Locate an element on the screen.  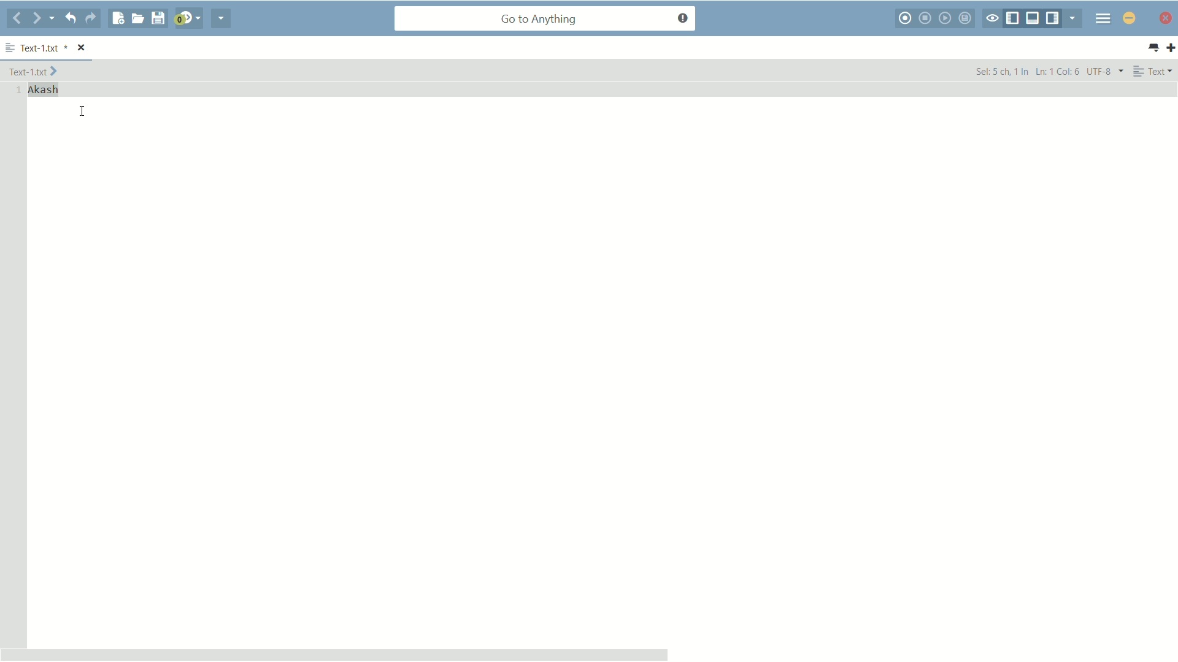
undo is located at coordinates (69, 18).